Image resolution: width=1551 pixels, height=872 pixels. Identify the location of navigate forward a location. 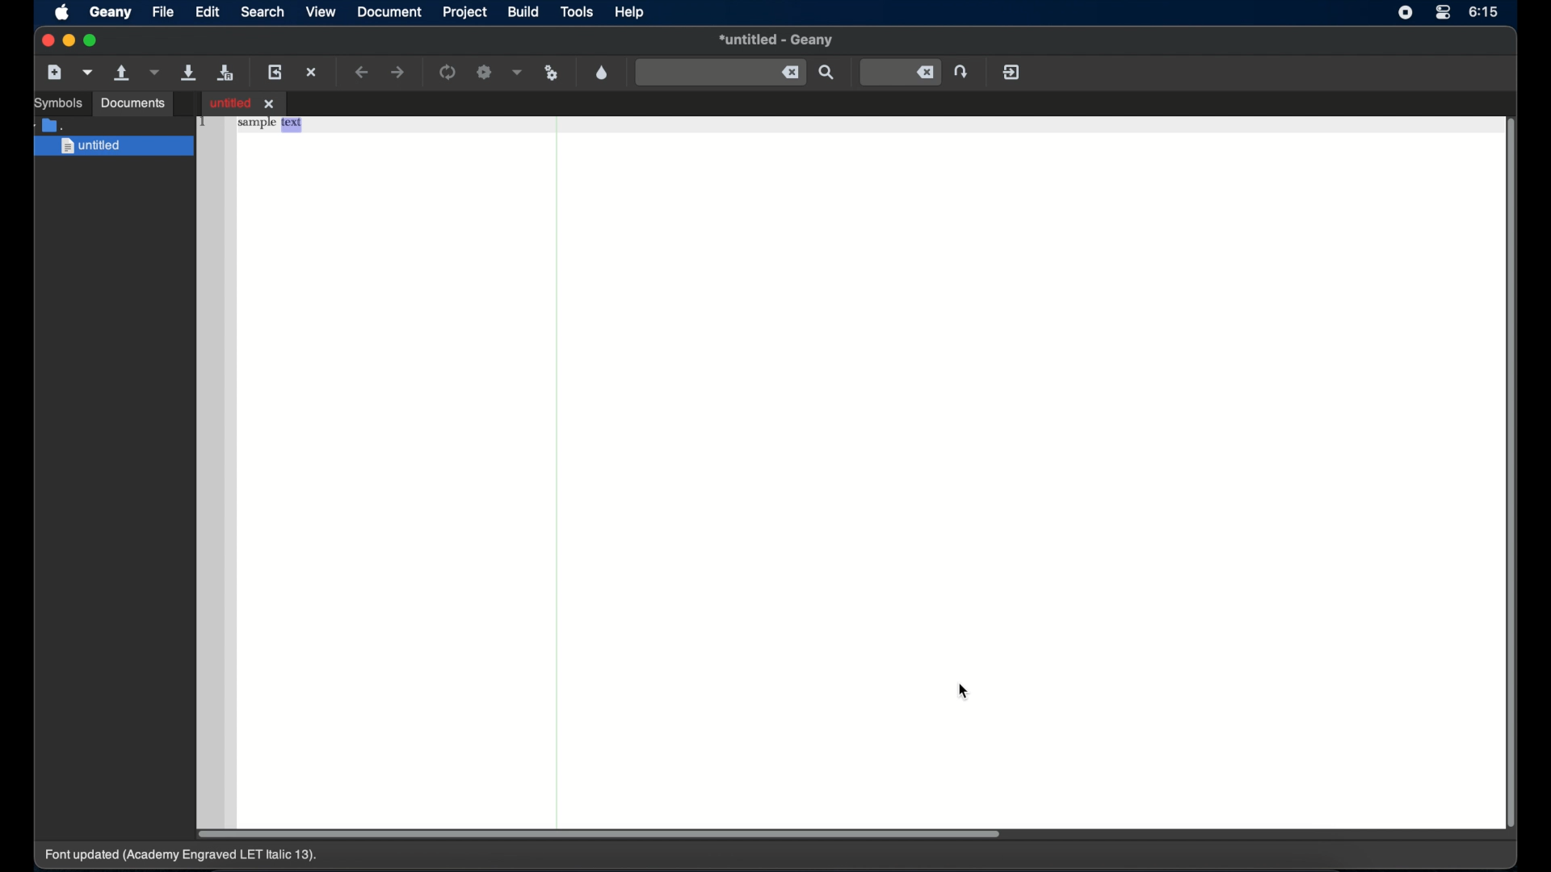
(399, 72).